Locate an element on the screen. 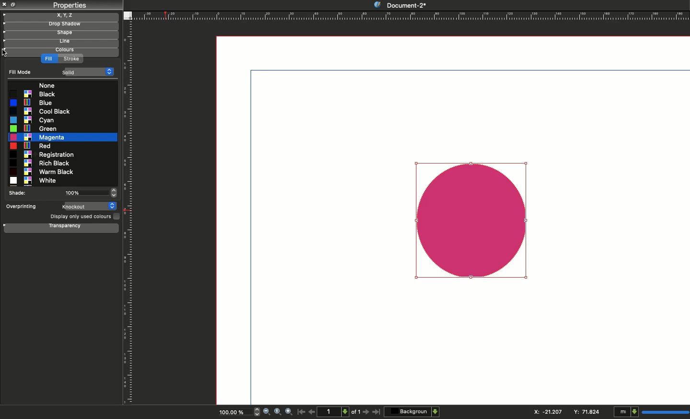 The height and width of the screenshot is (419, 690). Next page is located at coordinates (367, 412).